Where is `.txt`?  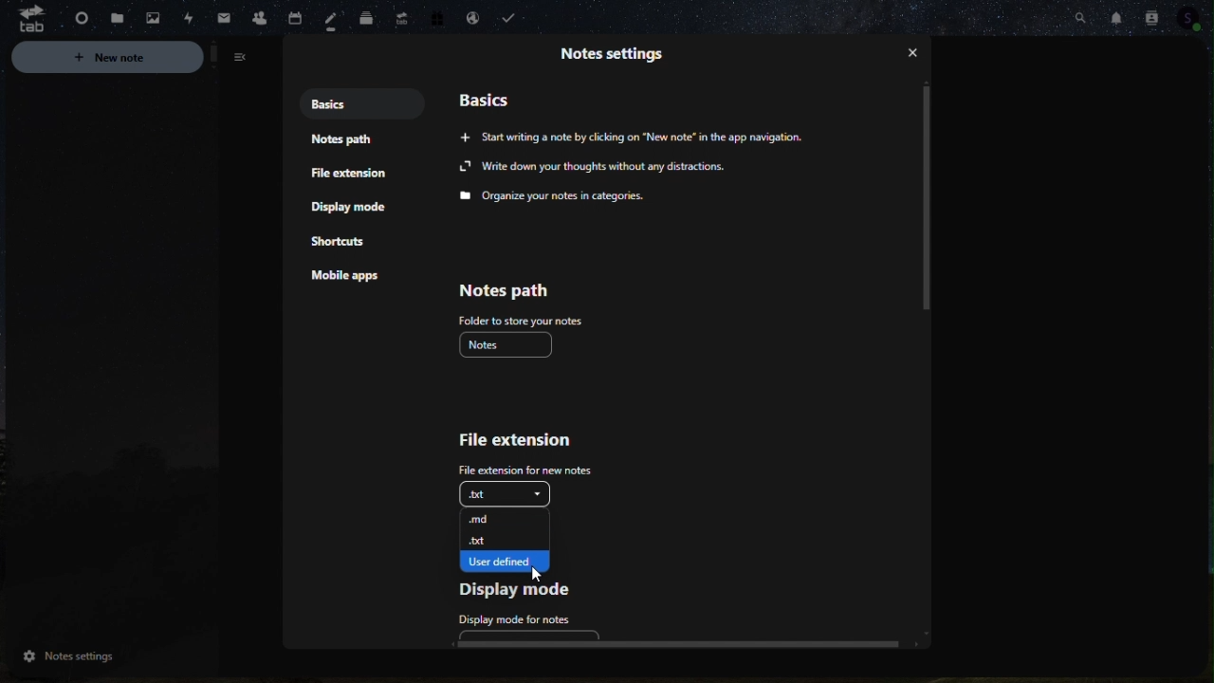
.txt is located at coordinates (506, 492).